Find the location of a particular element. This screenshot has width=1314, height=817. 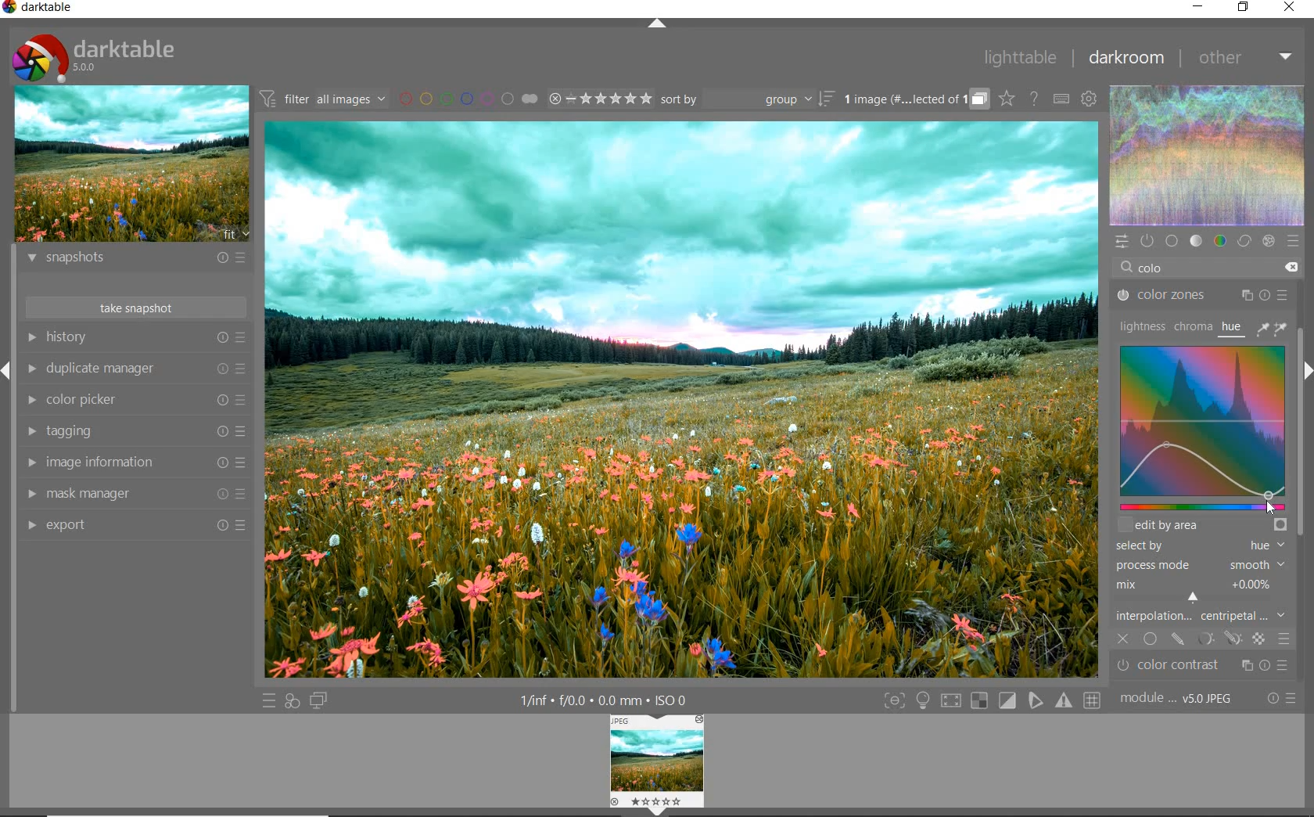

show global preferences is located at coordinates (1087, 99).